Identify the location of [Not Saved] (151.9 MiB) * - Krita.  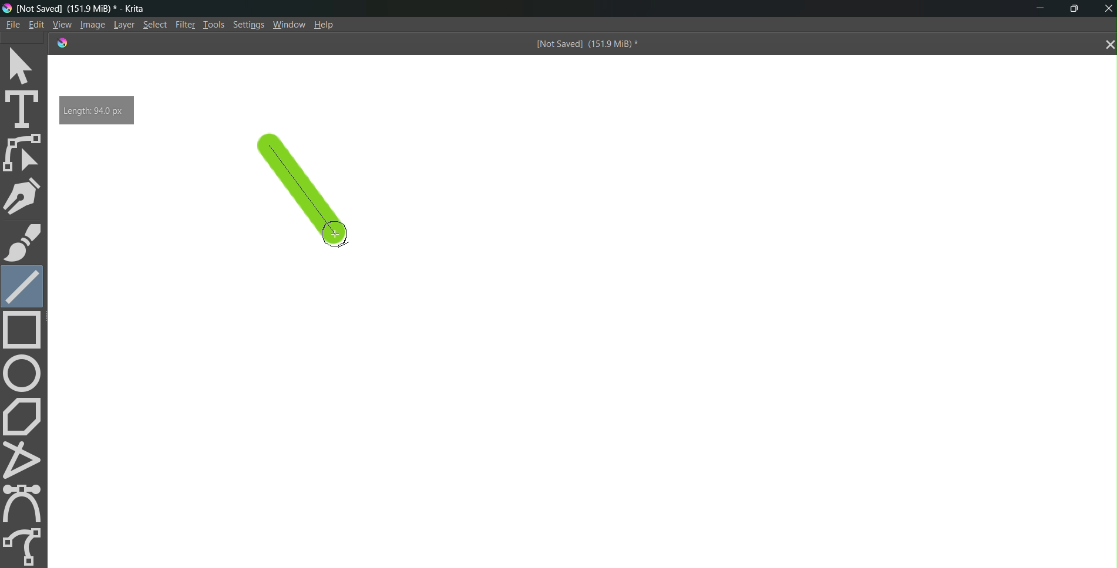
(89, 8).